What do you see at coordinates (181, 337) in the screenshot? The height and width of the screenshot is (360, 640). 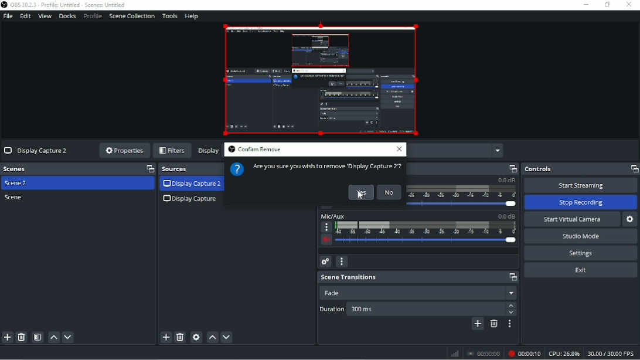 I see `Remove selected source(s)` at bounding box center [181, 337].